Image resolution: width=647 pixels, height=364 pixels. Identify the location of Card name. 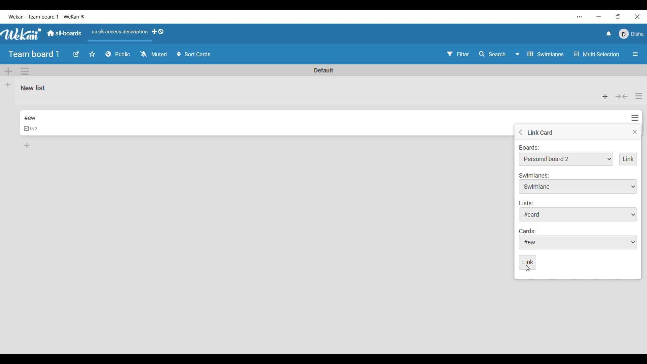
(30, 118).